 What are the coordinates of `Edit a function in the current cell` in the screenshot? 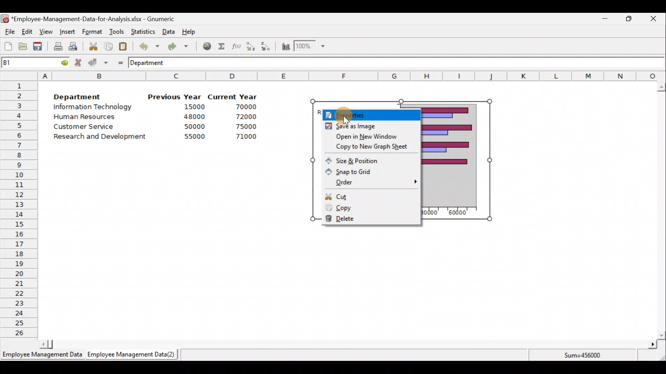 It's located at (236, 46).